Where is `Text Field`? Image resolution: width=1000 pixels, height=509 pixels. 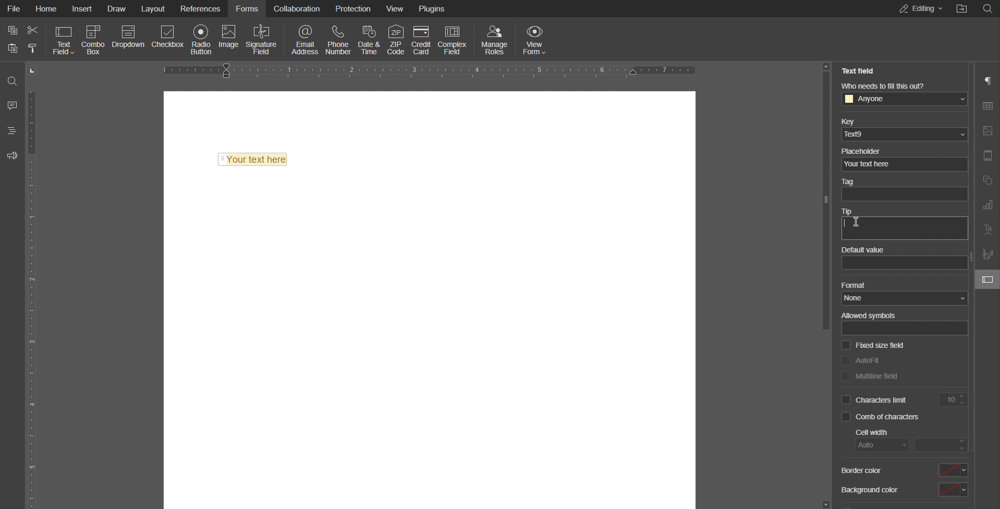 Text Field is located at coordinates (857, 70).